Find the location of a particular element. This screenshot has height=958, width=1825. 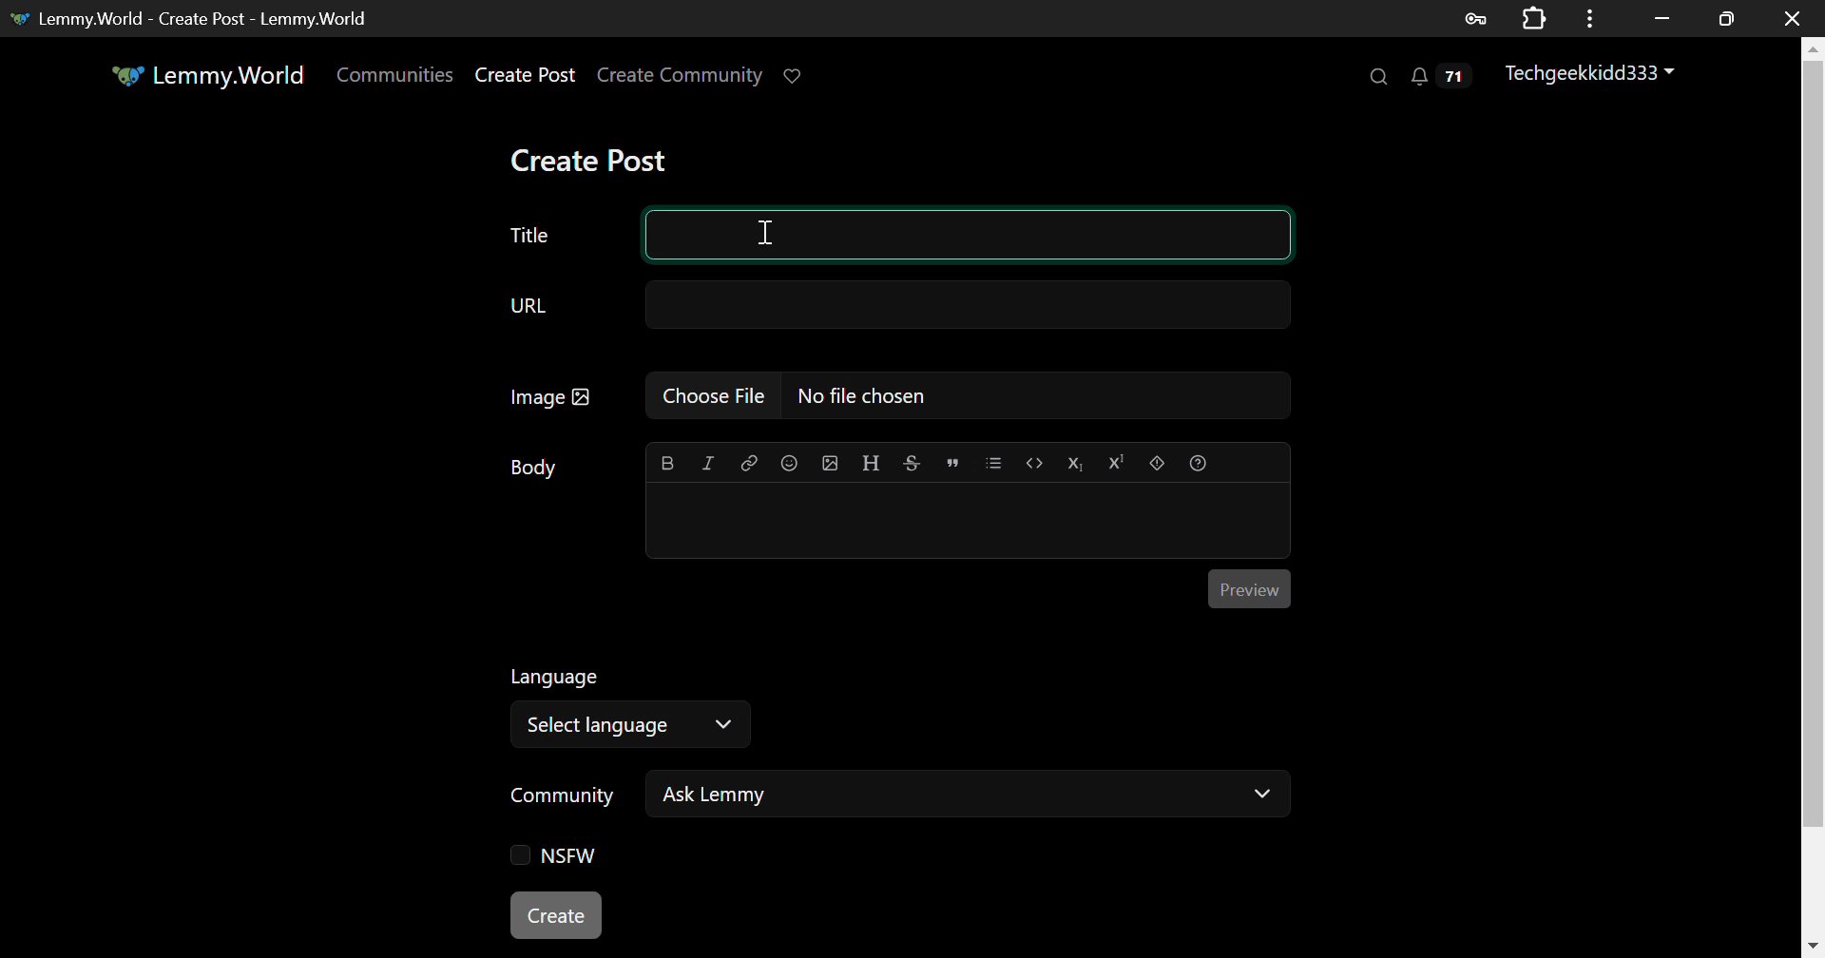

Lemmy.World is located at coordinates (211, 75).